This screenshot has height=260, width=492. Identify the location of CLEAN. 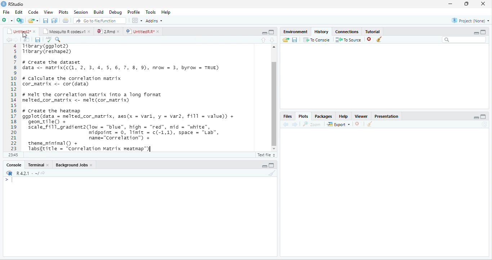
(370, 125).